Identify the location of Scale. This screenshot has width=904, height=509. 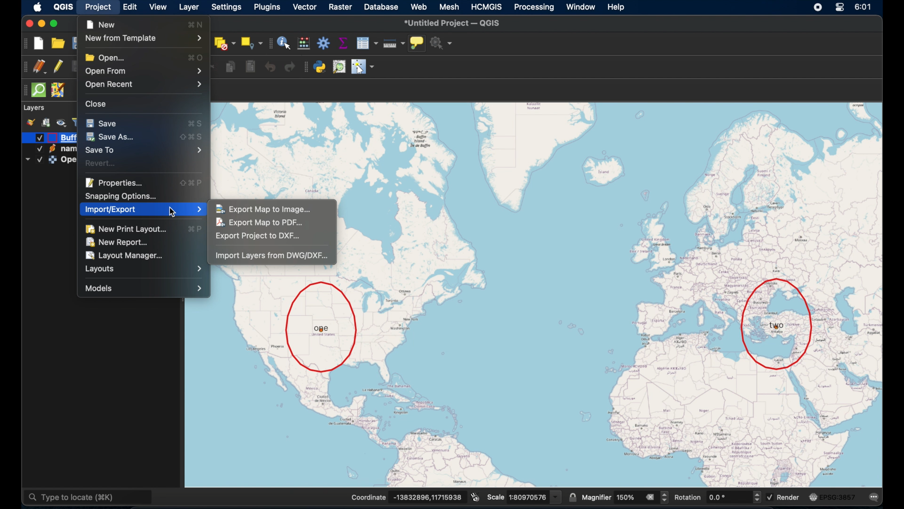
(496, 497).